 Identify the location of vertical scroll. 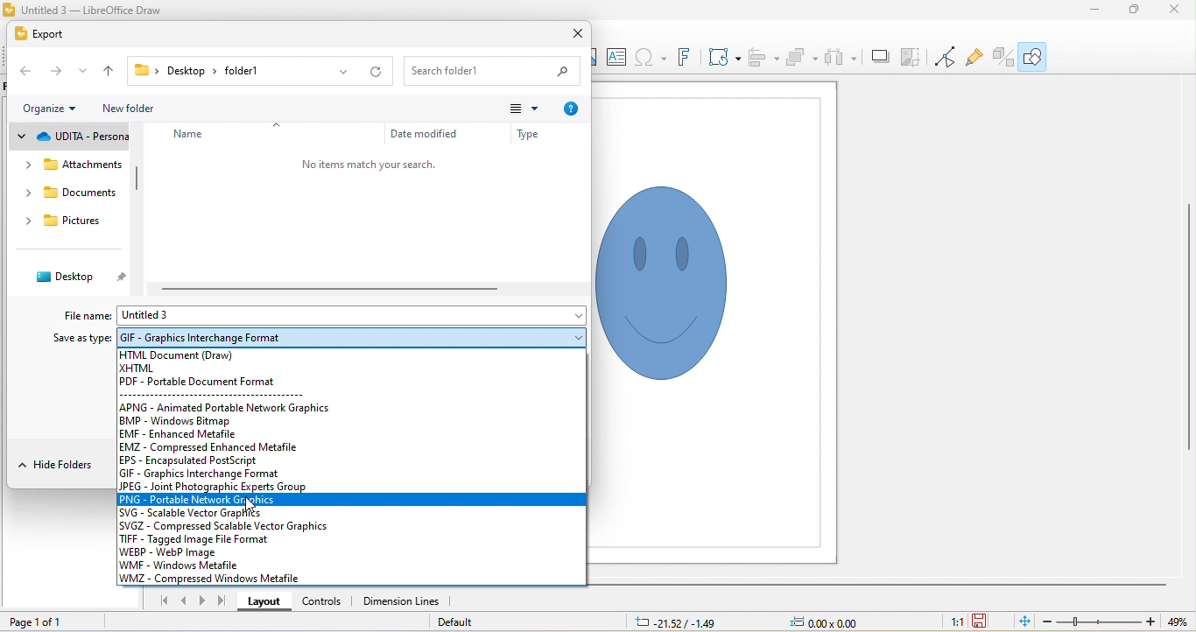
(1183, 333).